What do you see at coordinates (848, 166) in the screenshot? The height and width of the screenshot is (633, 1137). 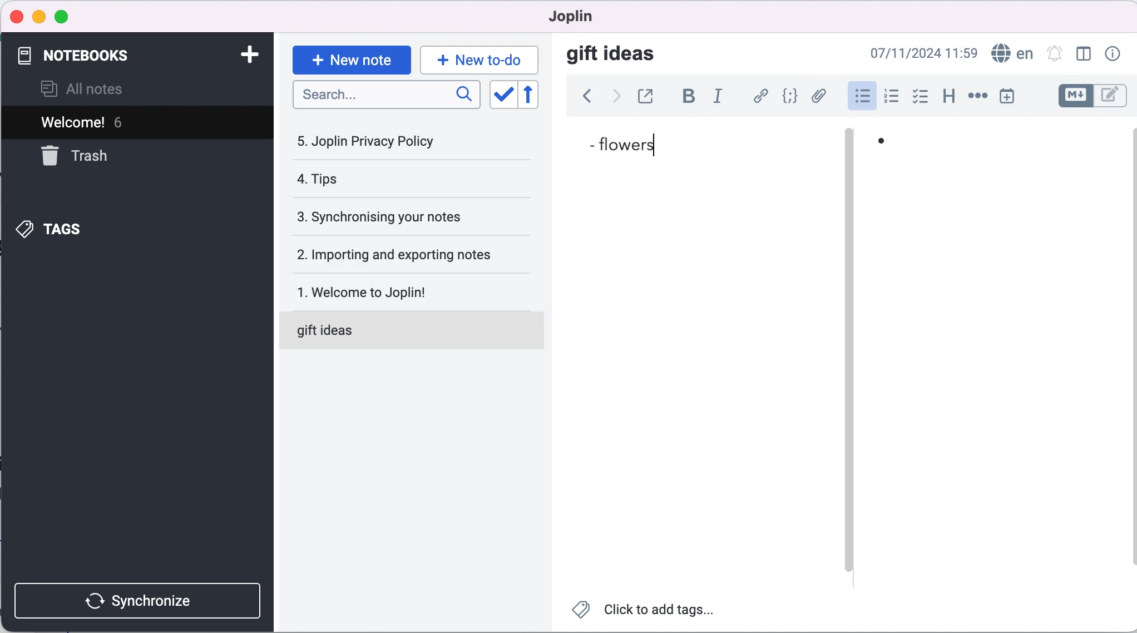 I see `vertical slider` at bounding box center [848, 166].